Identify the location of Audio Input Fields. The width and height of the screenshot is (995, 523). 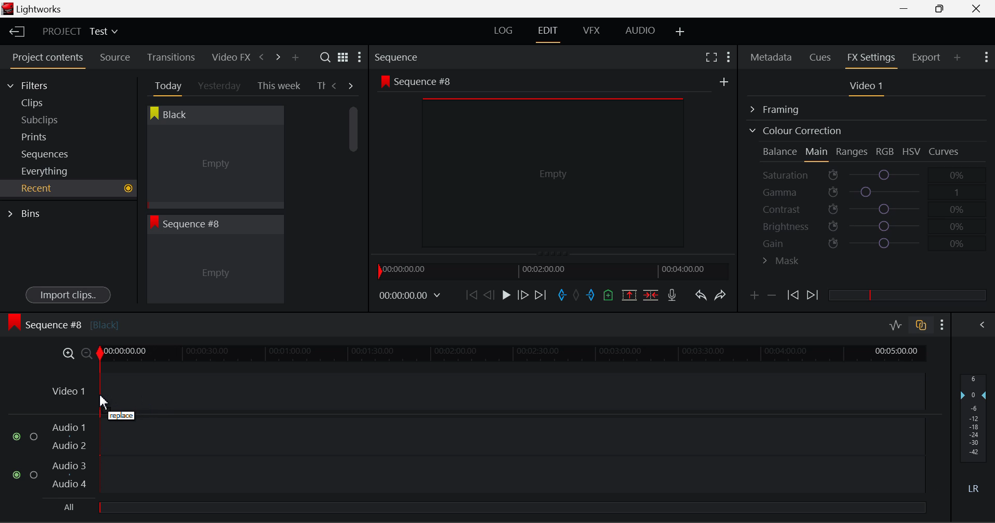
(468, 457).